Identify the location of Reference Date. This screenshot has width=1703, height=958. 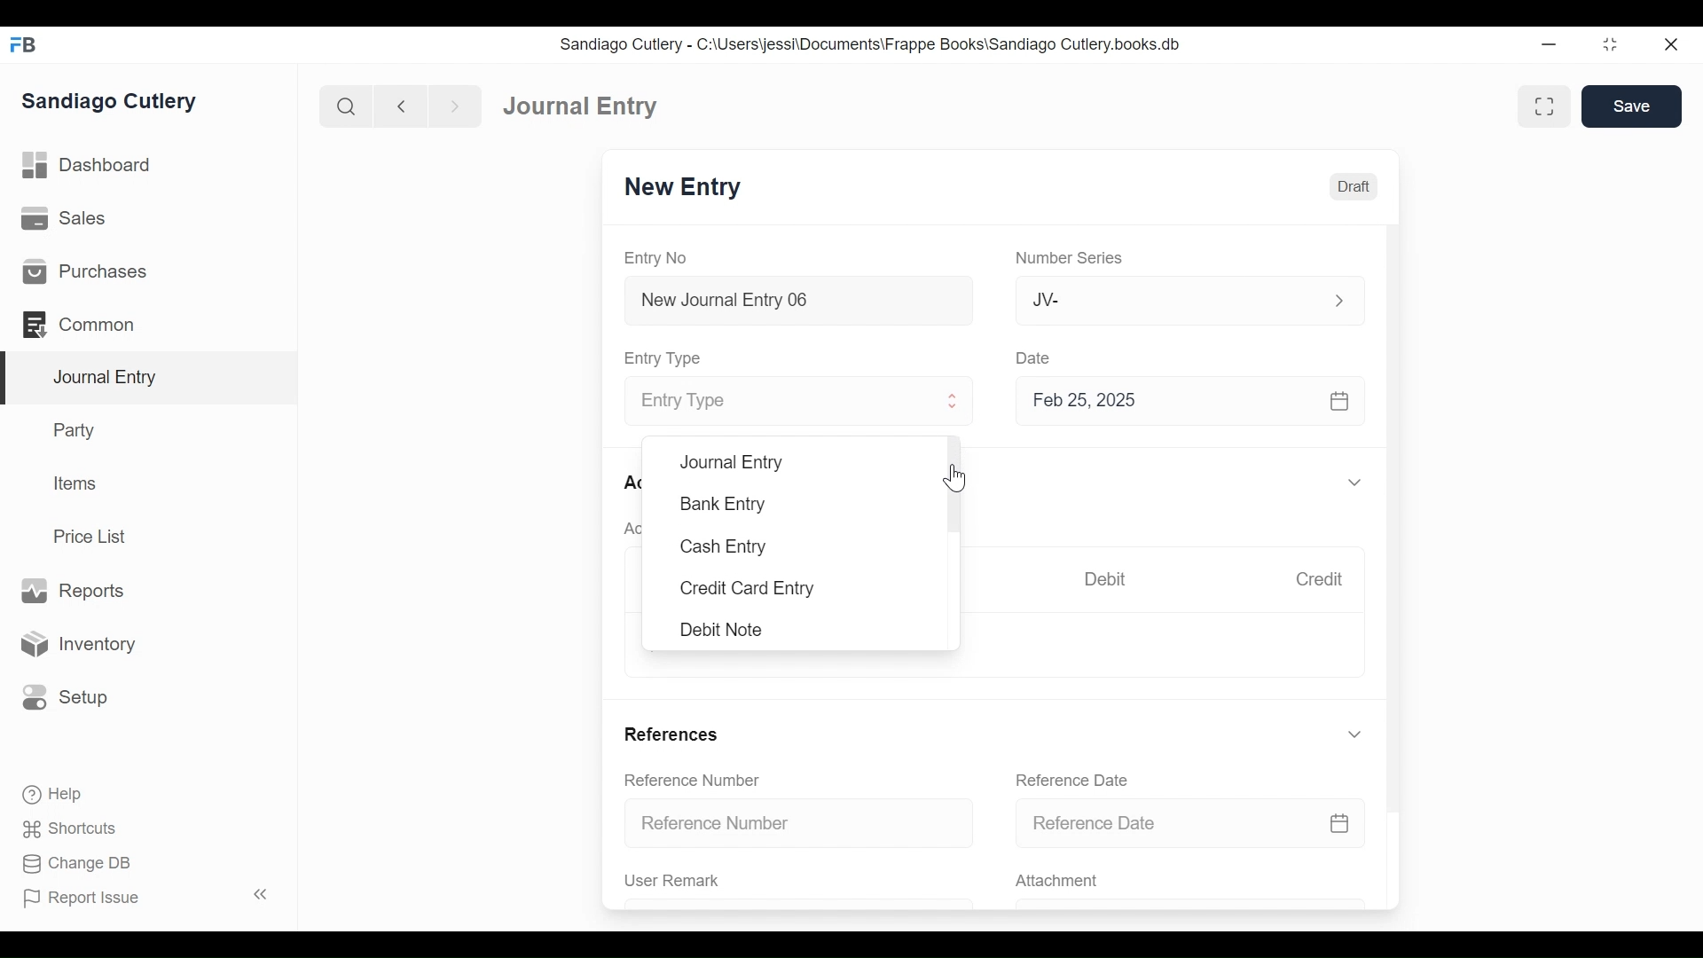
(1189, 821).